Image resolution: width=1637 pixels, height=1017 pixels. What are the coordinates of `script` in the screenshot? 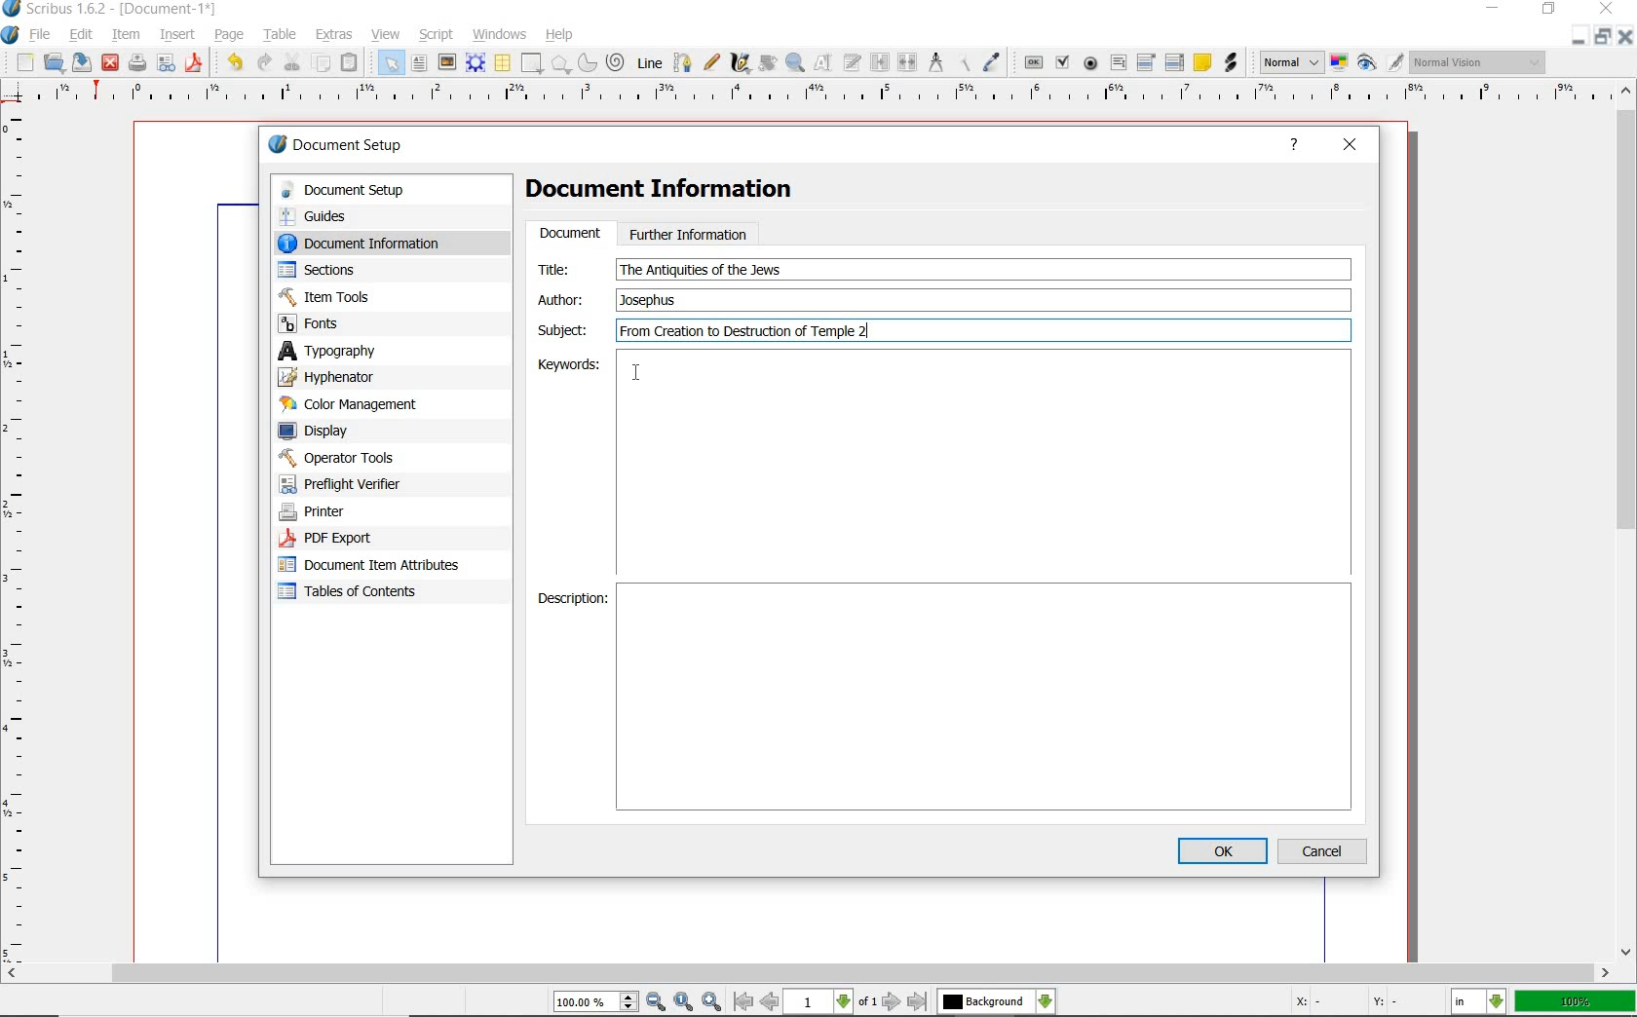 It's located at (437, 35).